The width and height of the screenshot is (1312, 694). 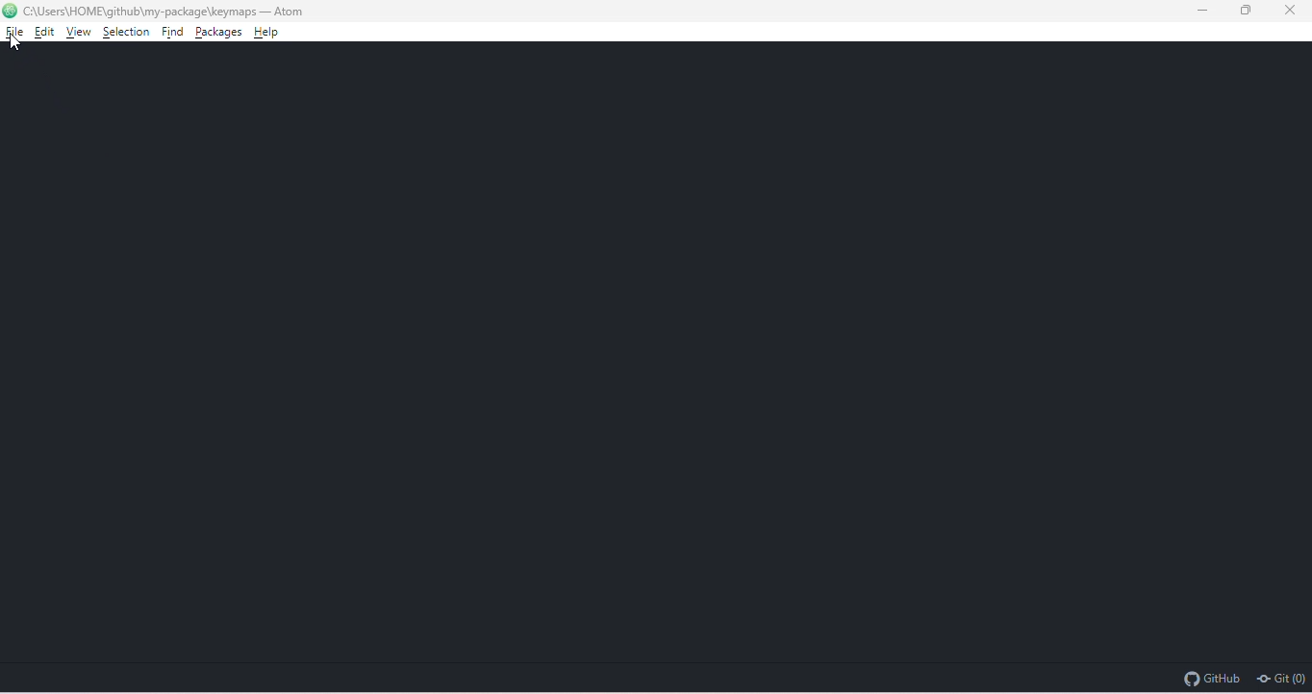 What do you see at coordinates (221, 33) in the screenshot?
I see `packages` at bounding box center [221, 33].